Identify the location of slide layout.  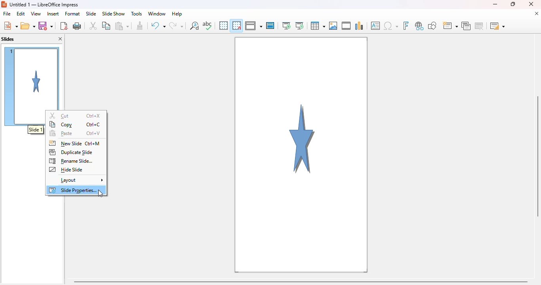
(497, 26).